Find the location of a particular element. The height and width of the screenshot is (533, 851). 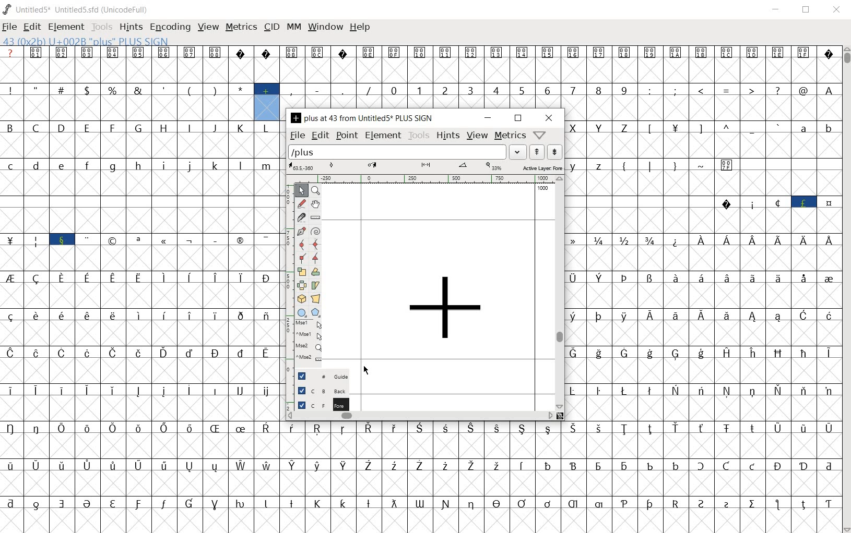

 is located at coordinates (577, 328).